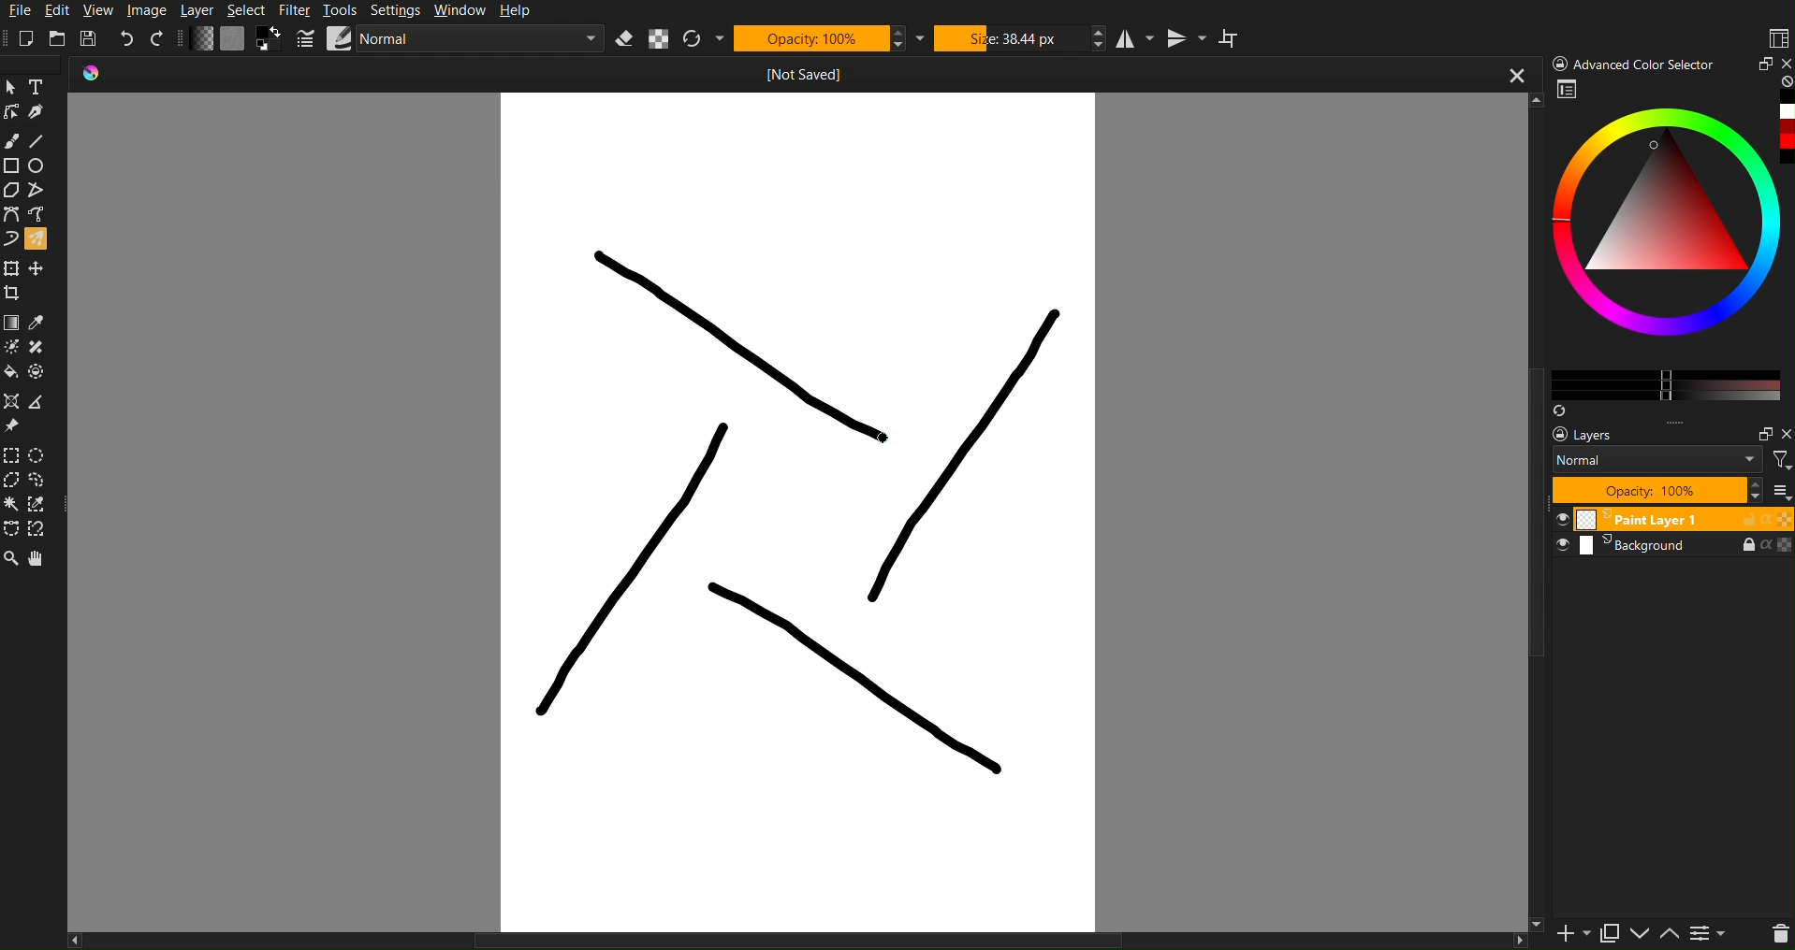  What do you see at coordinates (233, 39) in the screenshot?
I see `Texture` at bounding box center [233, 39].